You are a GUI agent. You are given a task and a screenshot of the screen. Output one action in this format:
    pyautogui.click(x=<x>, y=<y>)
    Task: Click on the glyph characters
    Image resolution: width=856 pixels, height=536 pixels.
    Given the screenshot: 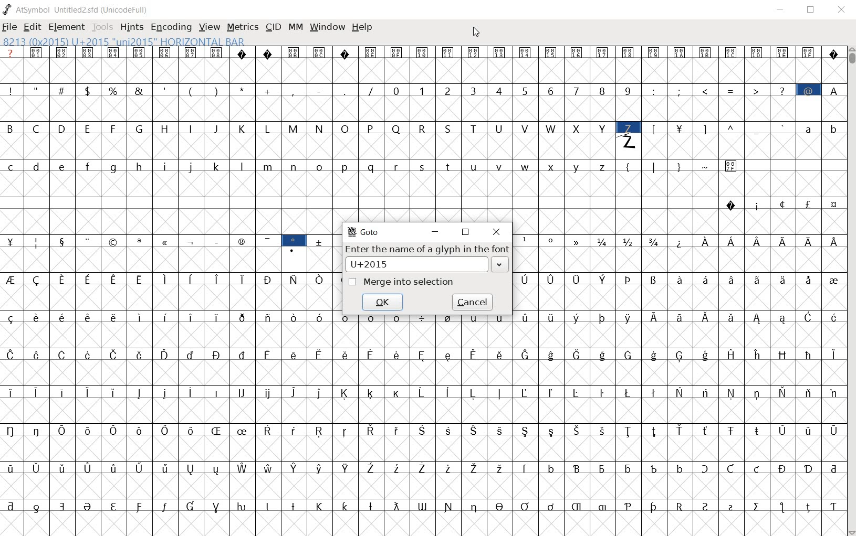 What is the action you would take?
    pyautogui.click(x=590, y=439)
    